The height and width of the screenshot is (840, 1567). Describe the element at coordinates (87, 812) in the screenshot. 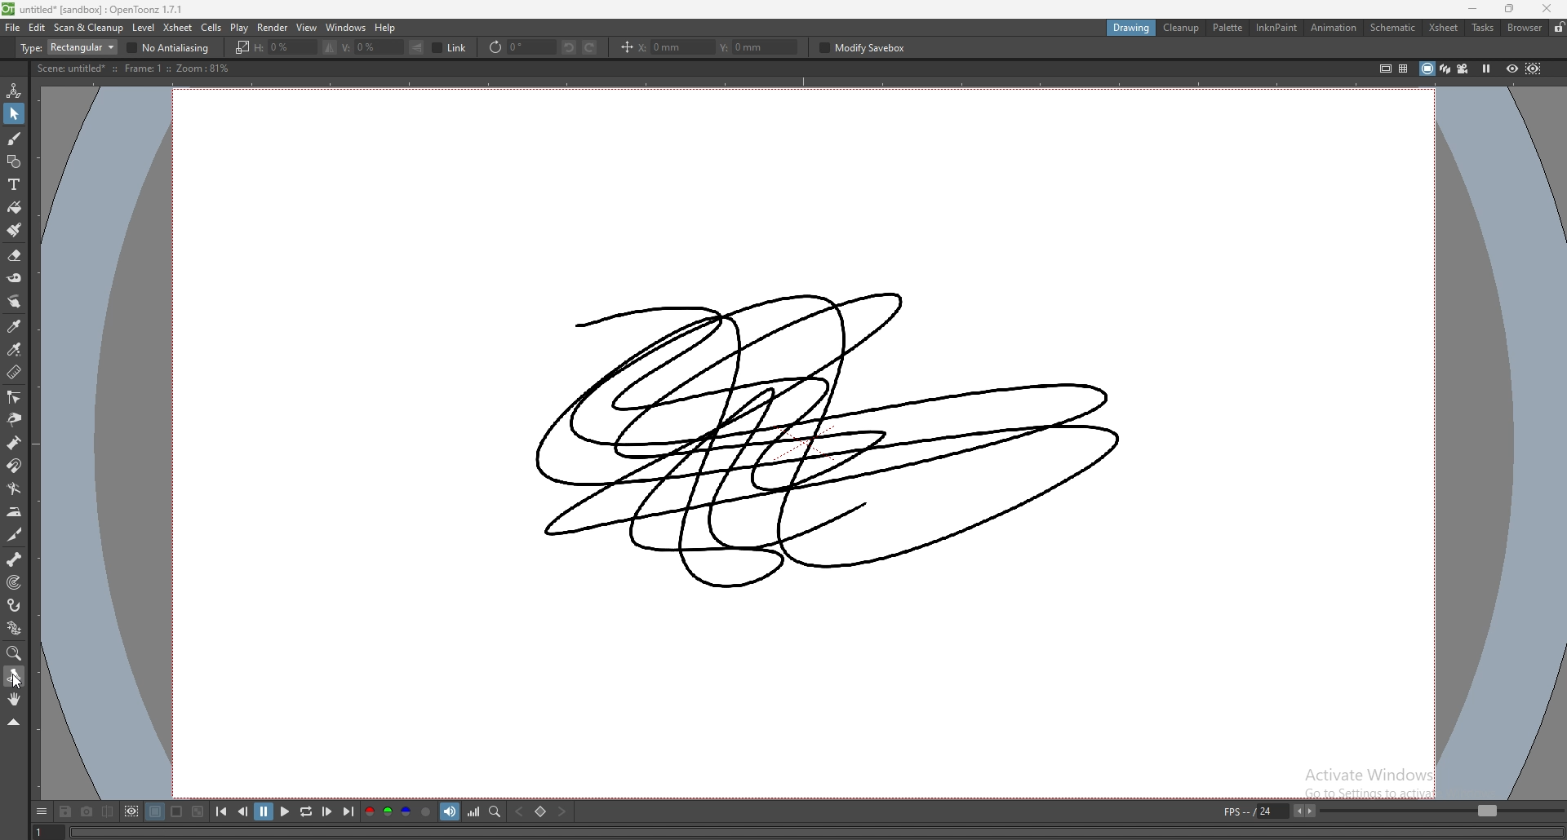

I see `snapshot` at that location.